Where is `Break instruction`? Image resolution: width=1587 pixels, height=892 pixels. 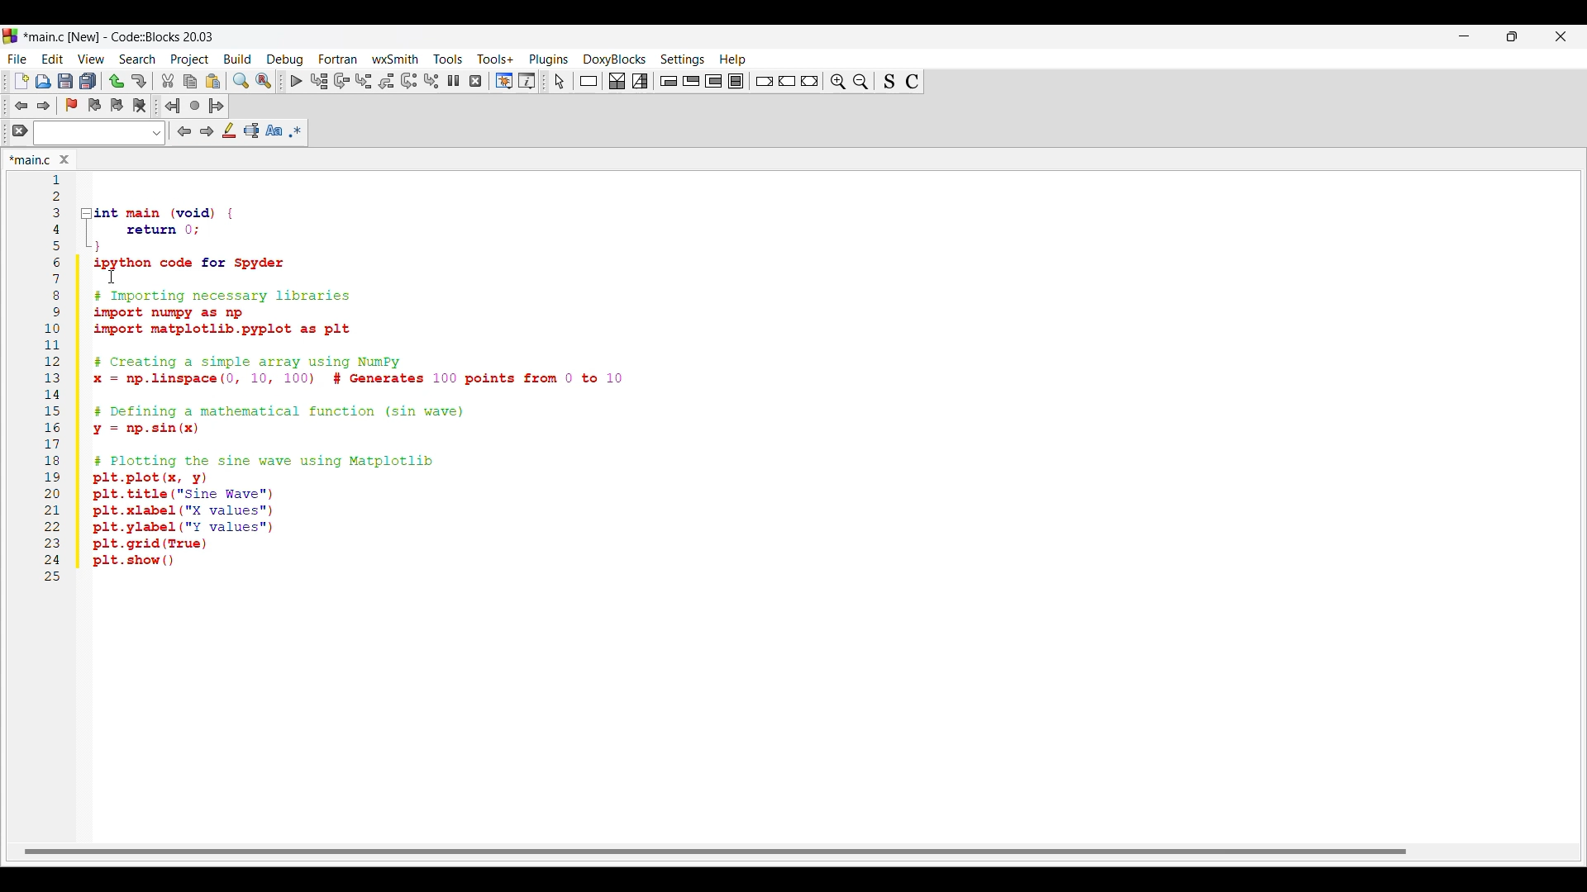 Break instruction is located at coordinates (764, 82).